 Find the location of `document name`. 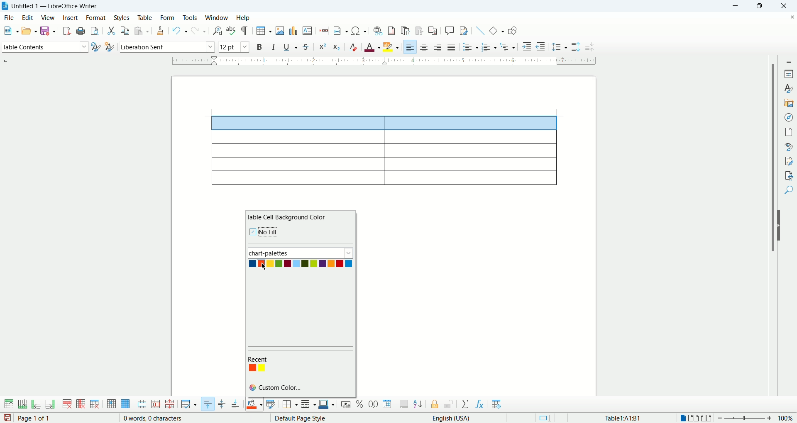

document name is located at coordinates (59, 6).